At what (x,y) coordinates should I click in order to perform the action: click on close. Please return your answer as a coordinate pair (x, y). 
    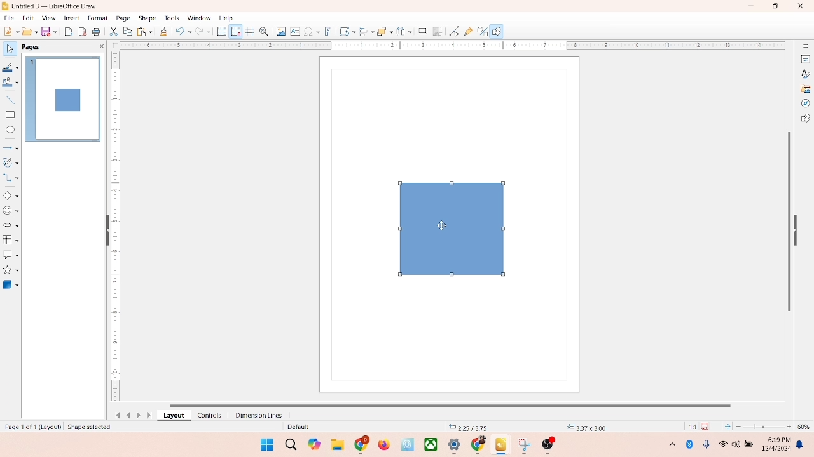
    Looking at the image, I should click on (797, 7).